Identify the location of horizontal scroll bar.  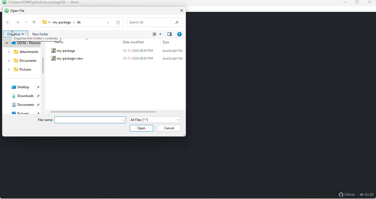
(106, 112).